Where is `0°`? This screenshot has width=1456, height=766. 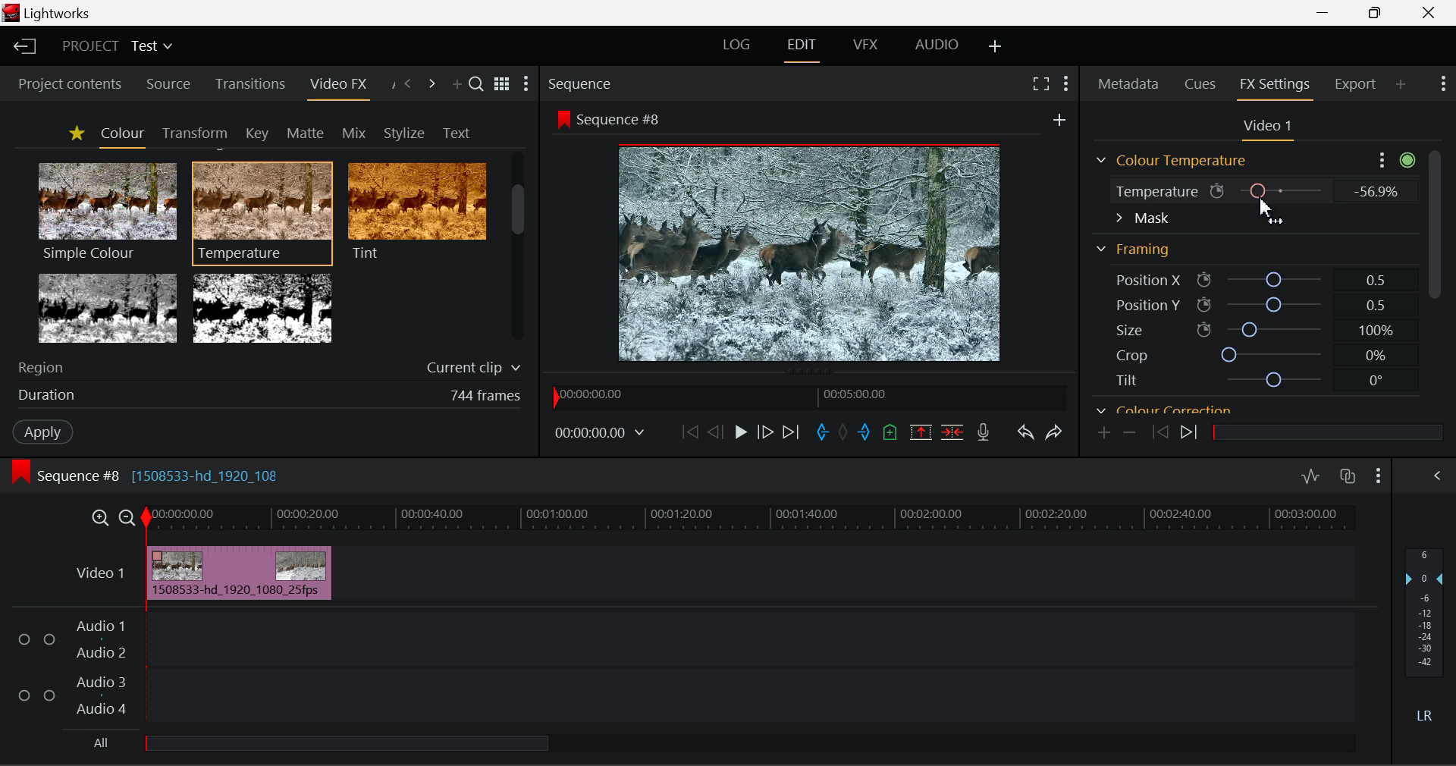
0° is located at coordinates (1377, 381).